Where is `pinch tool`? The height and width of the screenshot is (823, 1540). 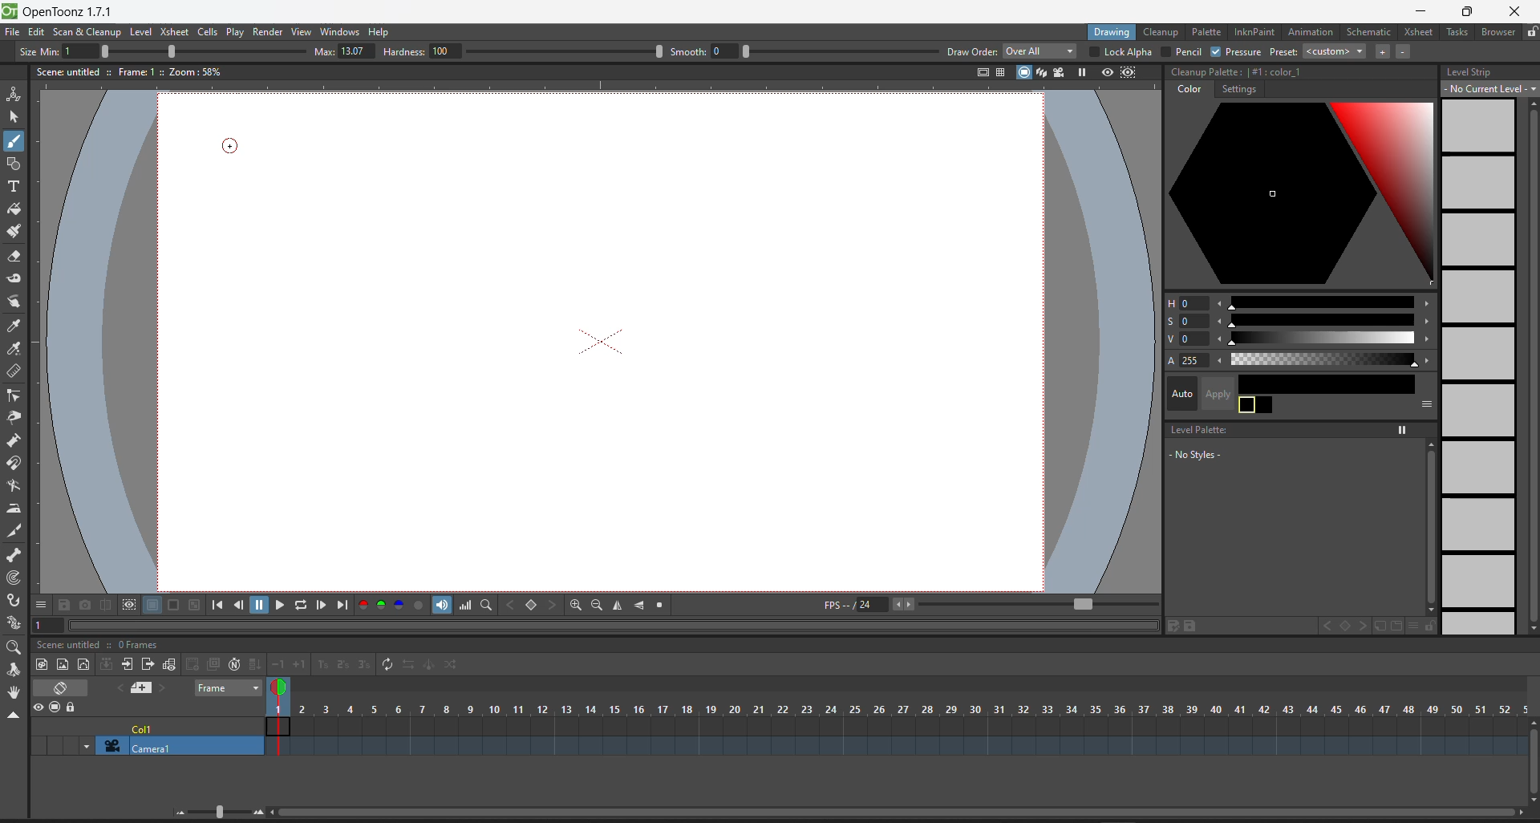
pinch tool is located at coordinates (19, 418).